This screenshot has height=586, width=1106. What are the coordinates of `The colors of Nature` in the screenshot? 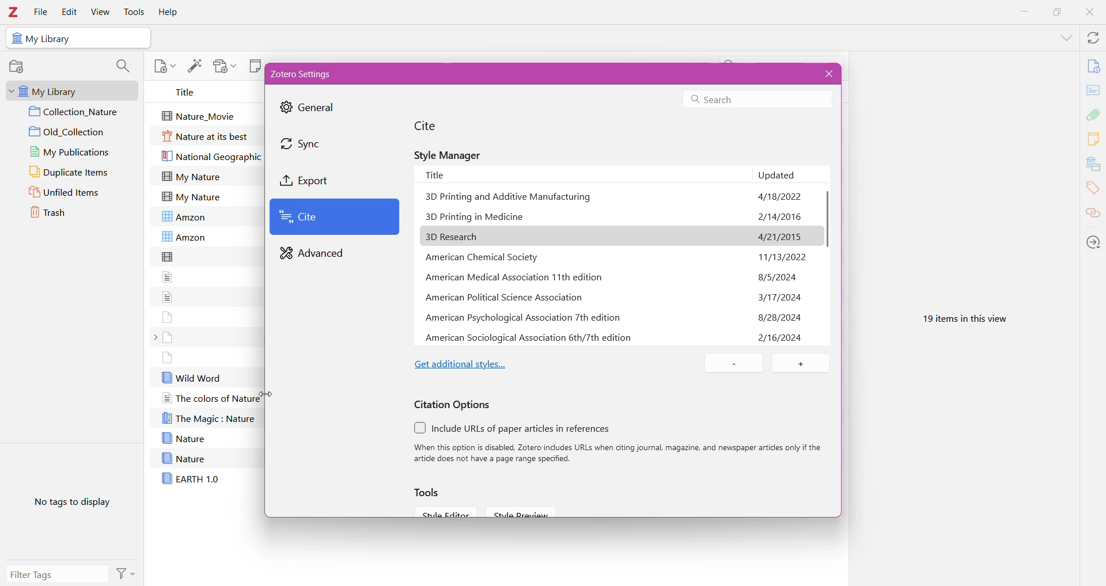 It's located at (210, 398).